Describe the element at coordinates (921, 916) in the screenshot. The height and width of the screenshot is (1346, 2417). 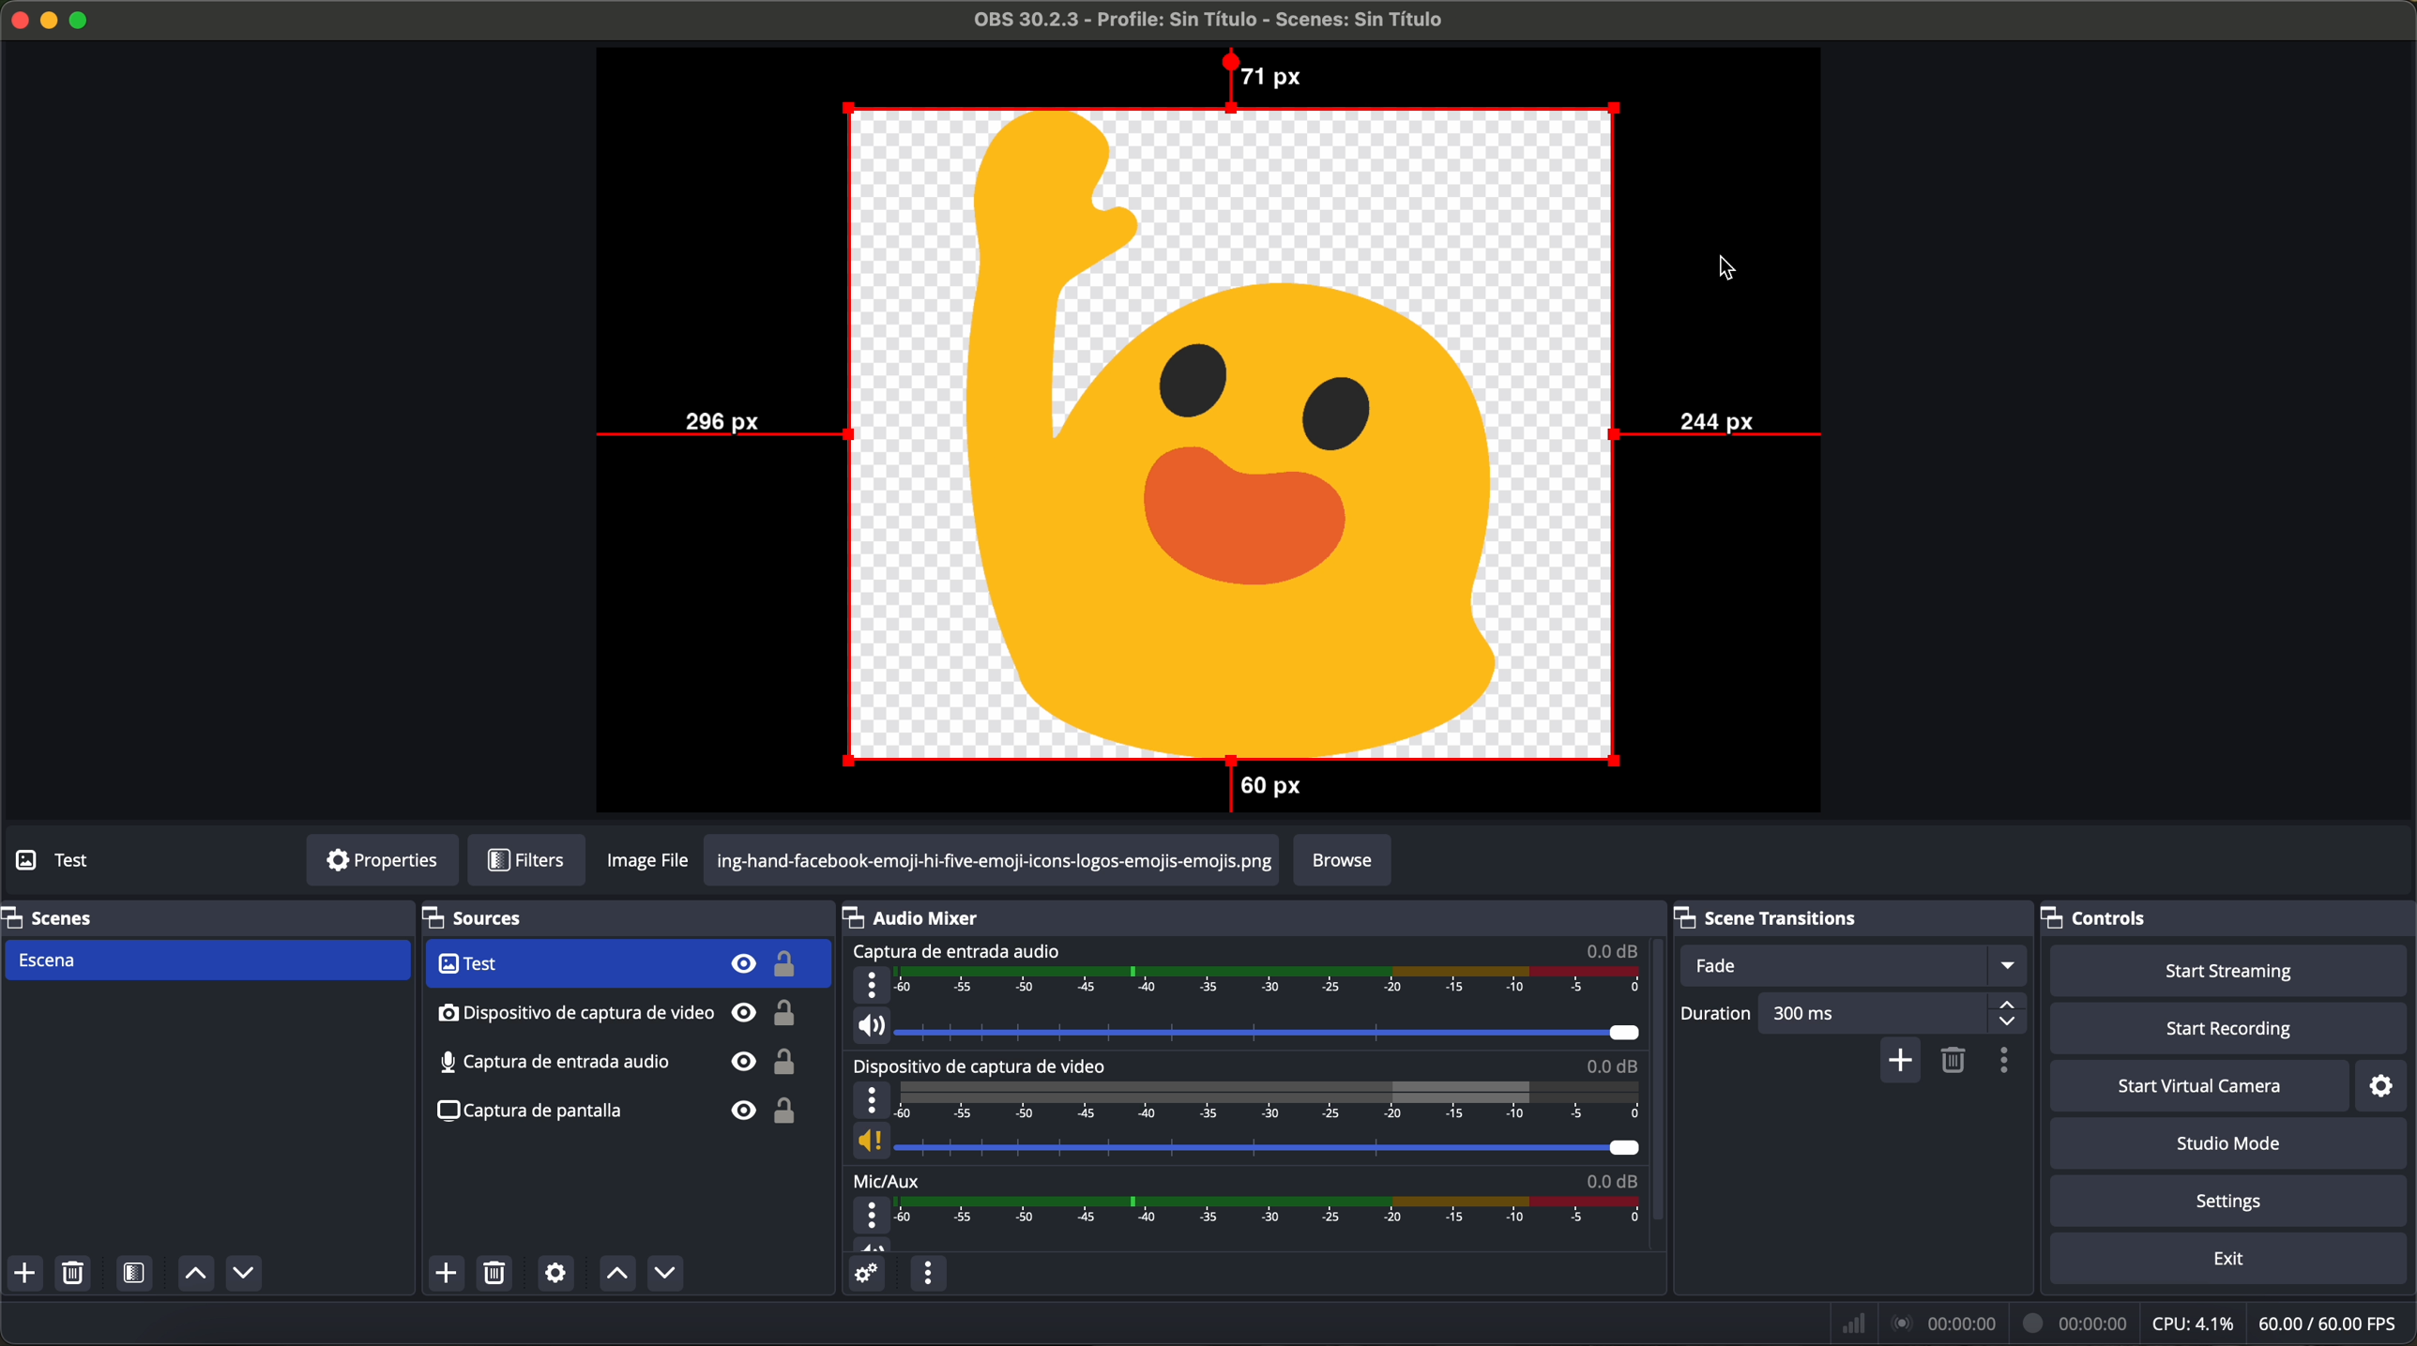
I see `audio mixer` at that location.